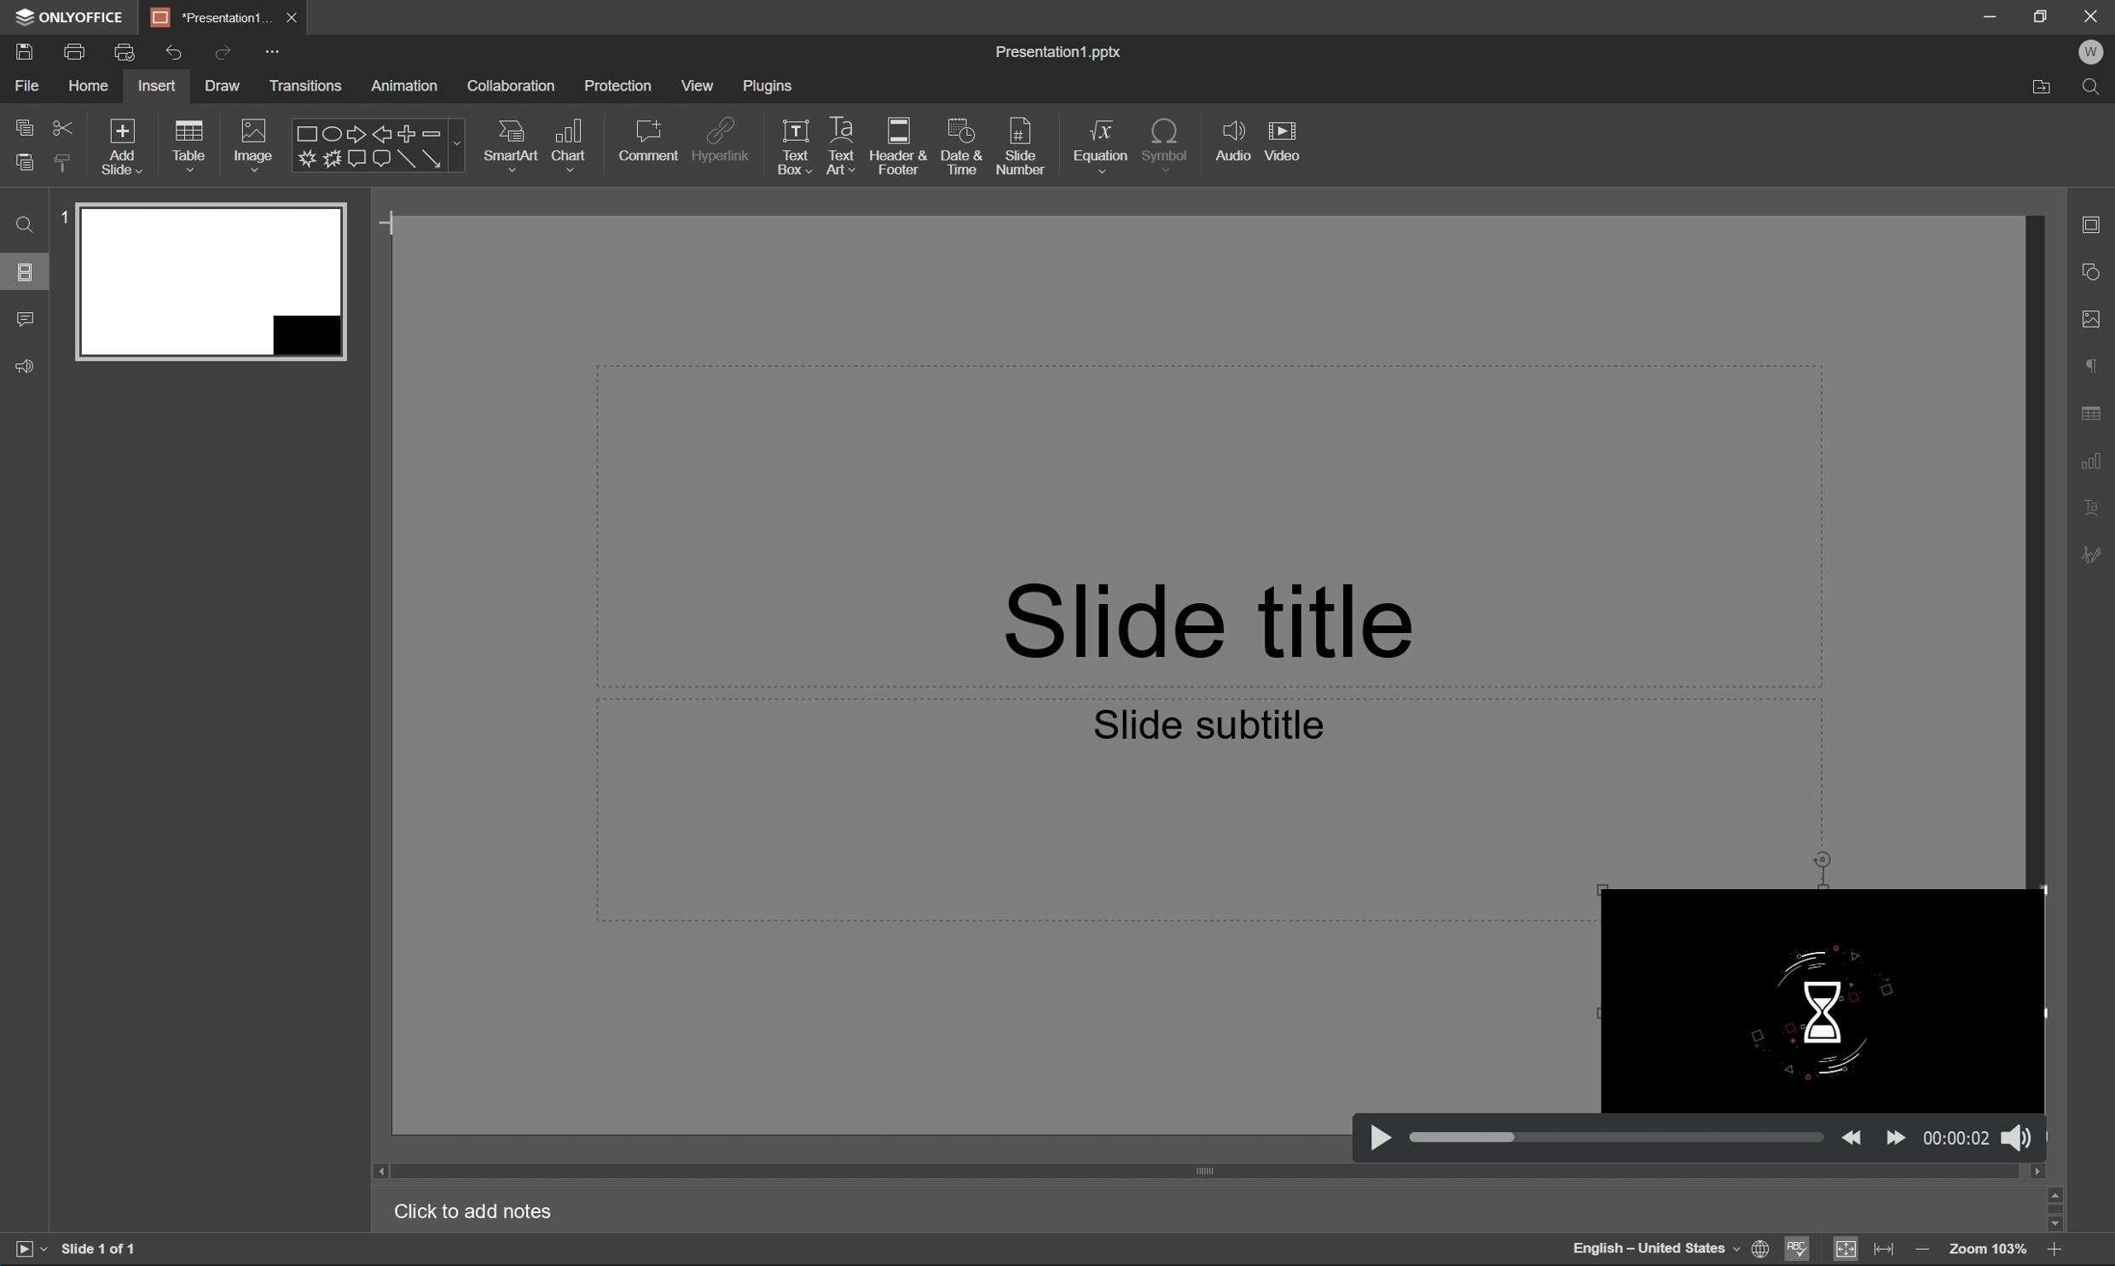 Image resolution: width=2115 pixels, height=1266 pixels. I want to click on scroll bar, so click(1213, 1172).